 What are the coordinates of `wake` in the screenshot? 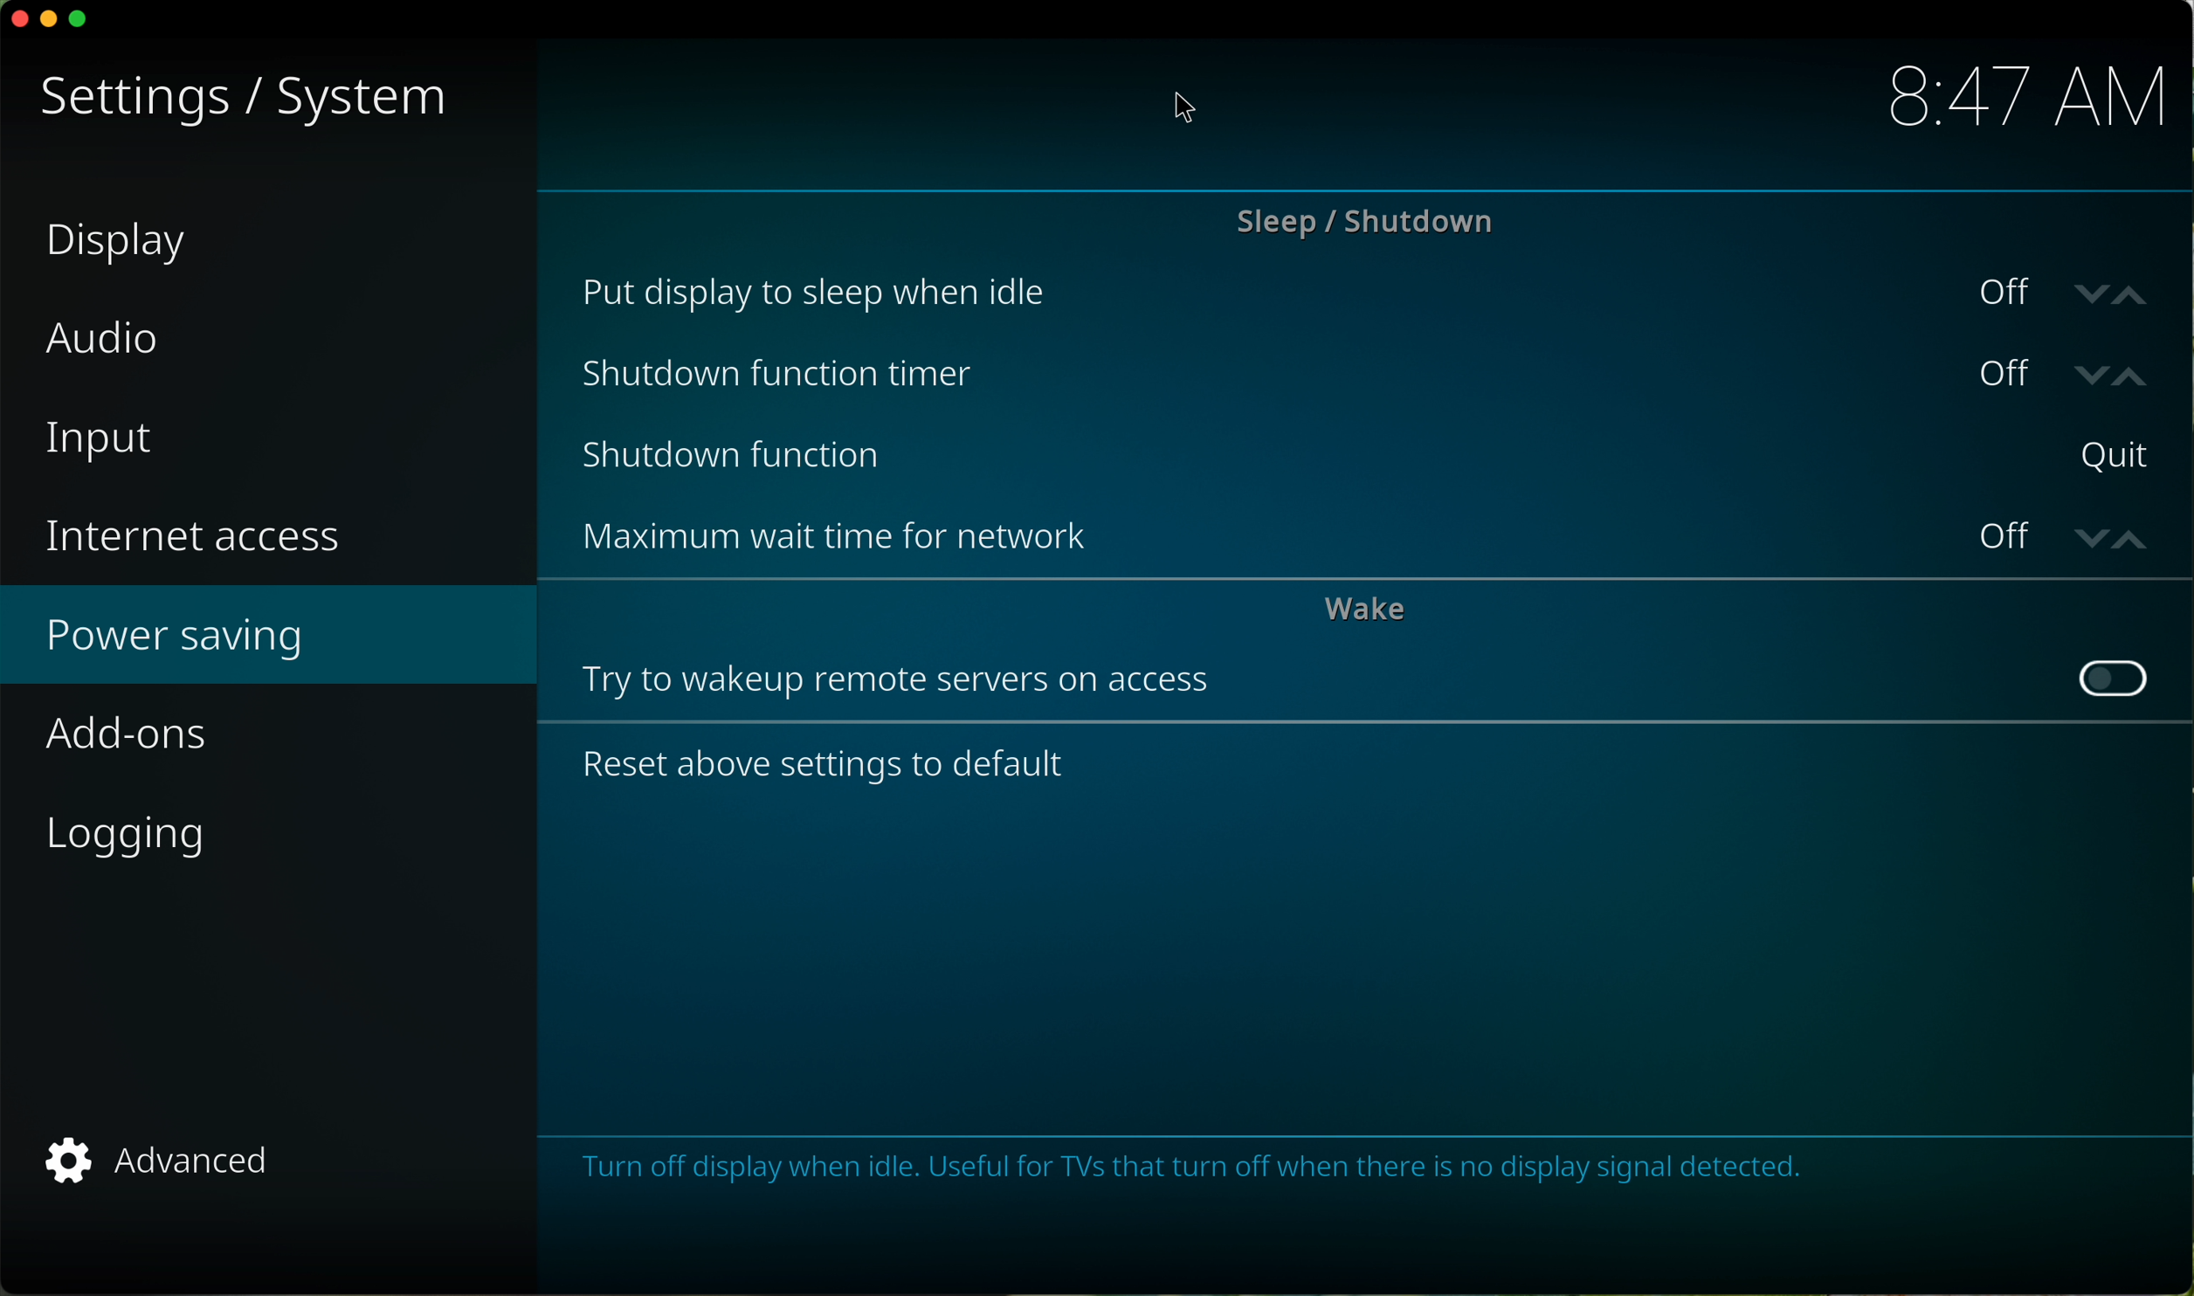 It's located at (1362, 614).